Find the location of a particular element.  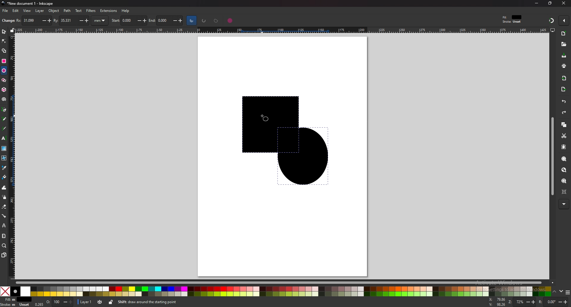

x and y coodinates is located at coordinates (497, 301).